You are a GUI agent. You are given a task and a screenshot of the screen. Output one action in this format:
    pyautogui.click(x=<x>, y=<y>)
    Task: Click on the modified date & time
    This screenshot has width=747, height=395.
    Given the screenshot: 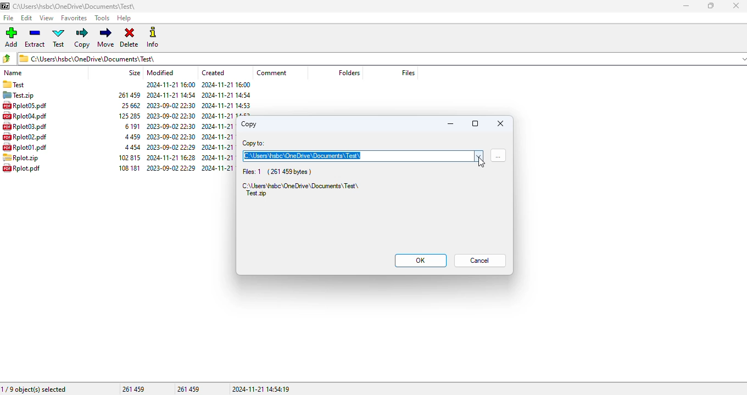 What is the action you would take?
    pyautogui.click(x=170, y=95)
    